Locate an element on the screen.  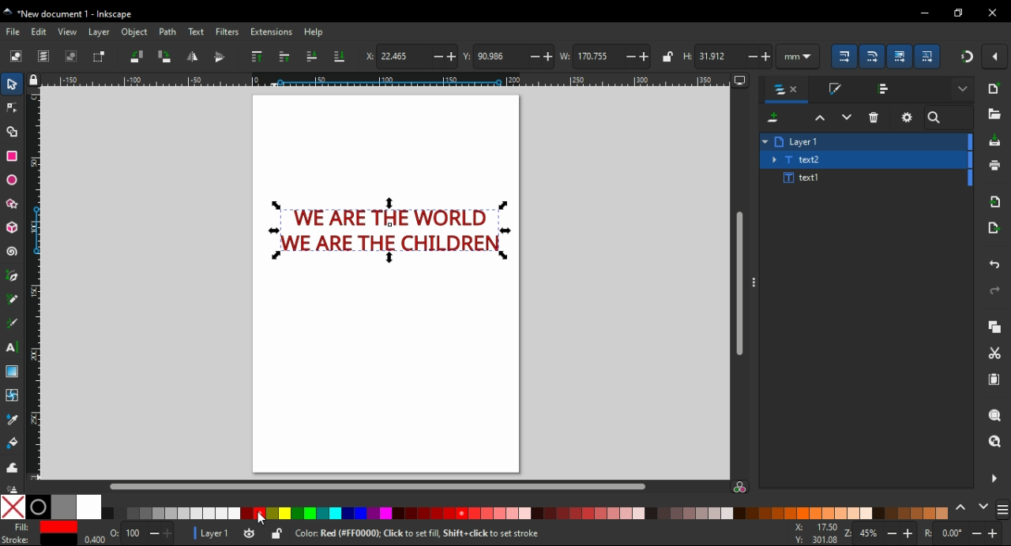
white is located at coordinates (90, 507).